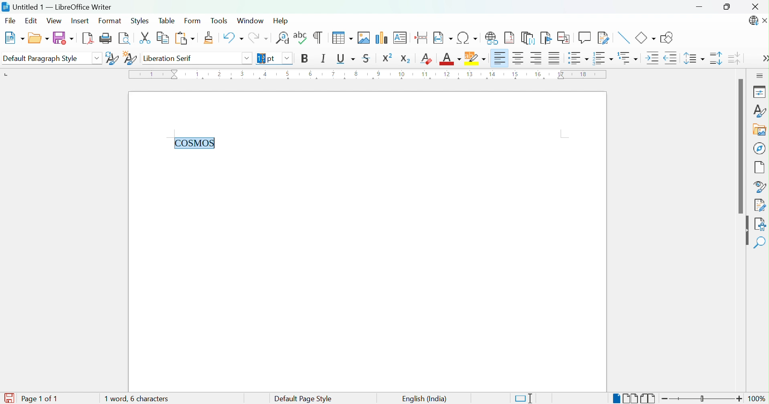 The height and width of the screenshot is (404, 769). What do you see at coordinates (740, 146) in the screenshot?
I see `Scroll Bar` at bounding box center [740, 146].